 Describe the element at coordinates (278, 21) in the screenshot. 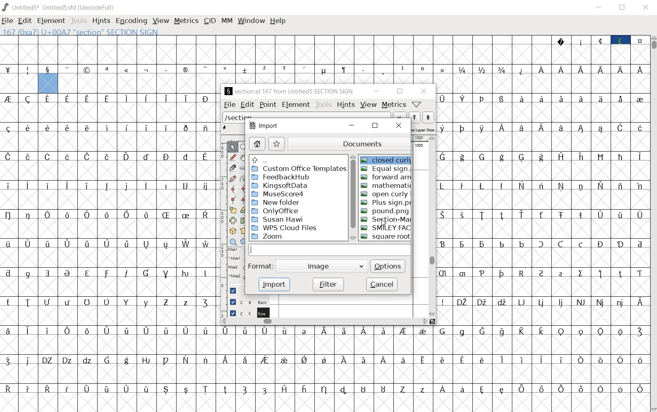

I see `help` at that location.